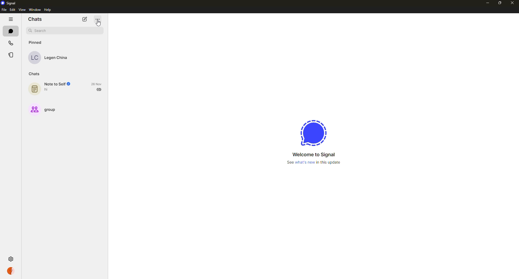 Image resolution: width=519 pixels, height=279 pixels. Describe the element at coordinates (11, 31) in the screenshot. I see `chats` at that location.